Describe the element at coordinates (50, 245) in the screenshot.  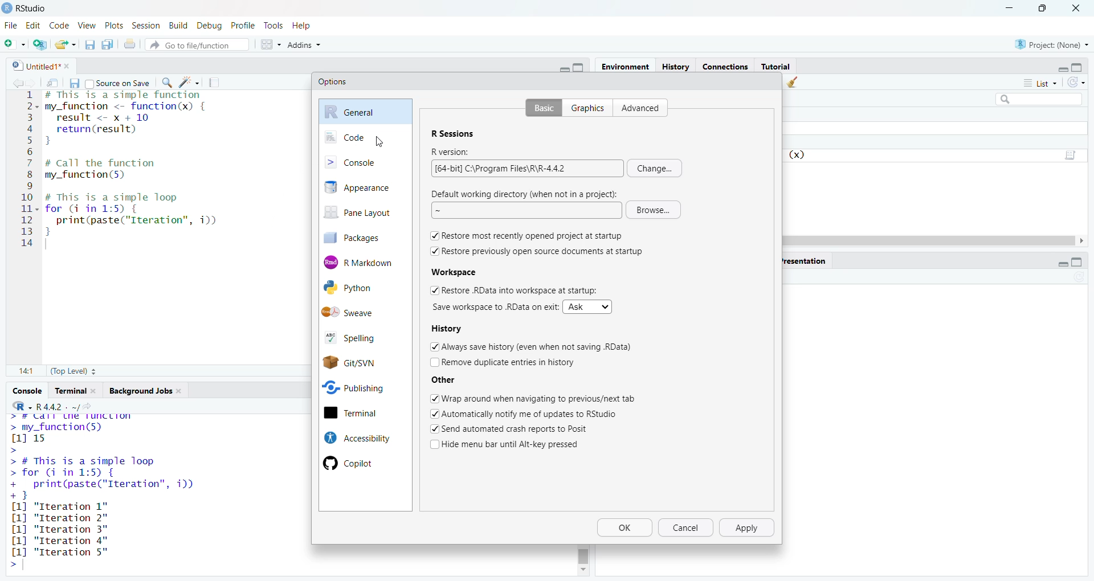
I see `typing cursor` at that location.